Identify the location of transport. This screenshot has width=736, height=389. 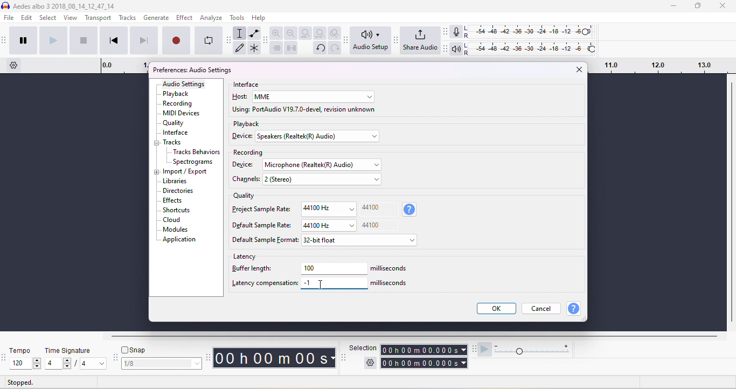
(99, 18).